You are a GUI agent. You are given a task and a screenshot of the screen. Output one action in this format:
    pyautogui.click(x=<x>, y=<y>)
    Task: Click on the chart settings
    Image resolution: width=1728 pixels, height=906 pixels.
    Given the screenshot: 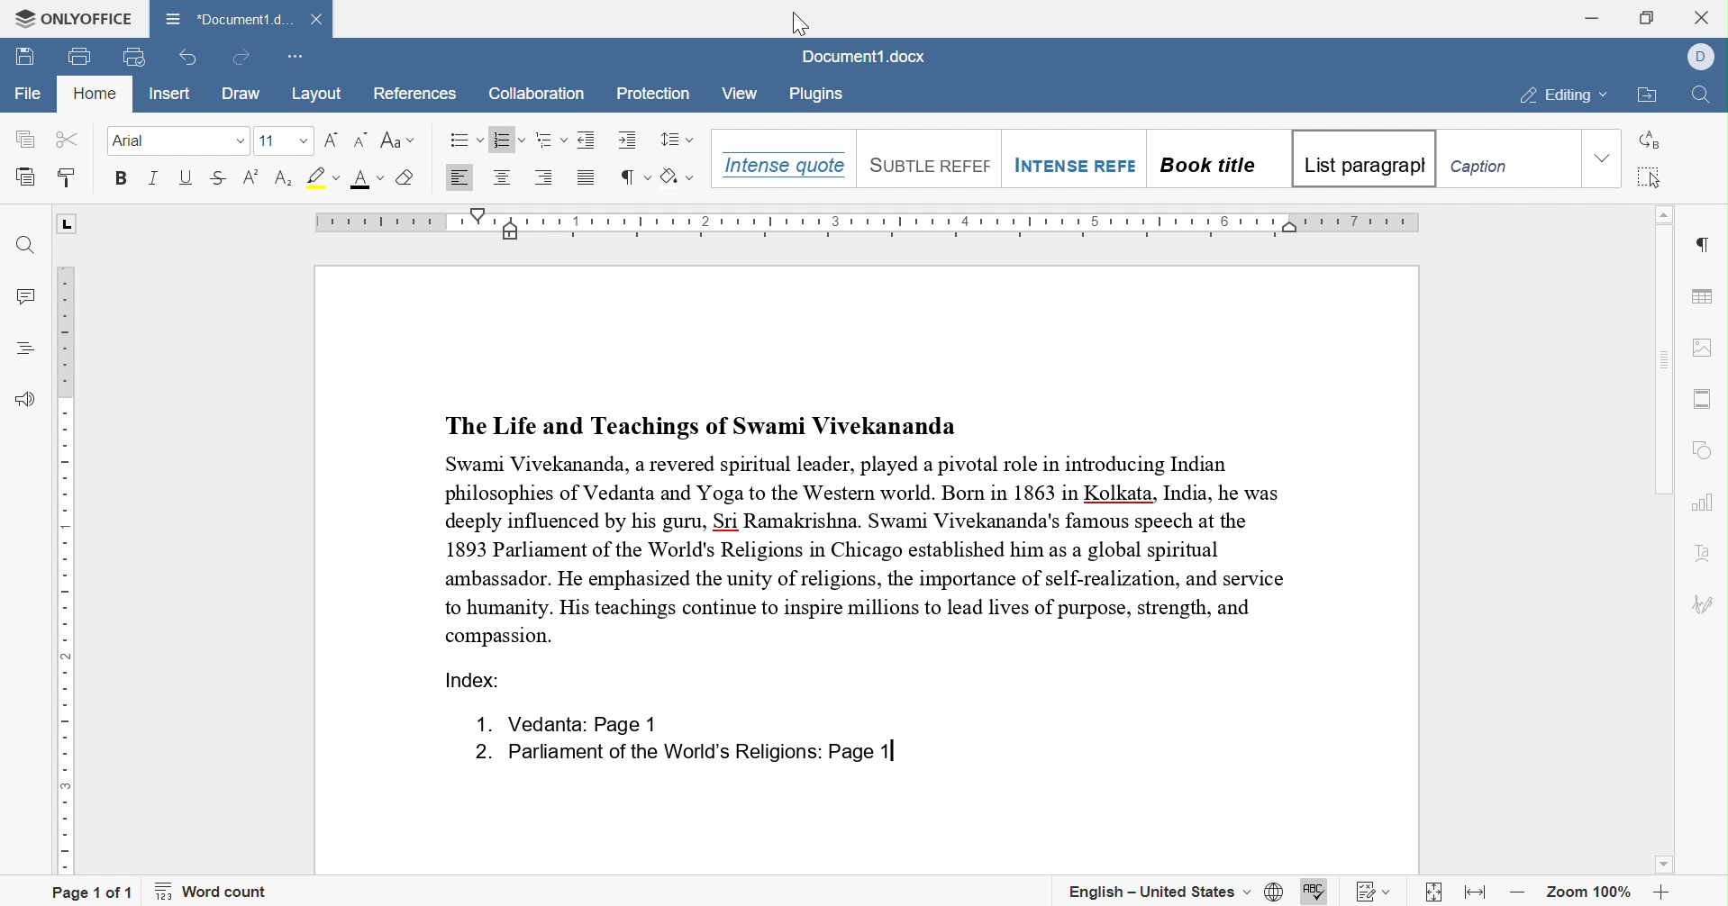 What is the action you would take?
    pyautogui.click(x=1704, y=503)
    